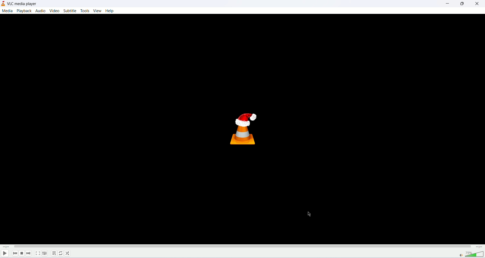 The image size is (485, 258). What do you see at coordinates (14, 253) in the screenshot?
I see `previous` at bounding box center [14, 253].